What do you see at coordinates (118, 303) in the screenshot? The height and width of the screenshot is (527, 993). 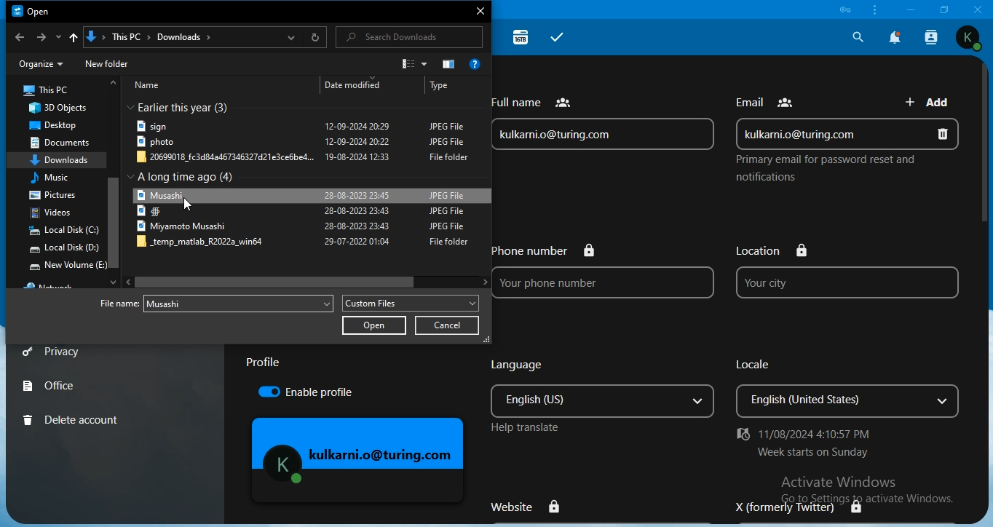 I see `Filename` at bounding box center [118, 303].